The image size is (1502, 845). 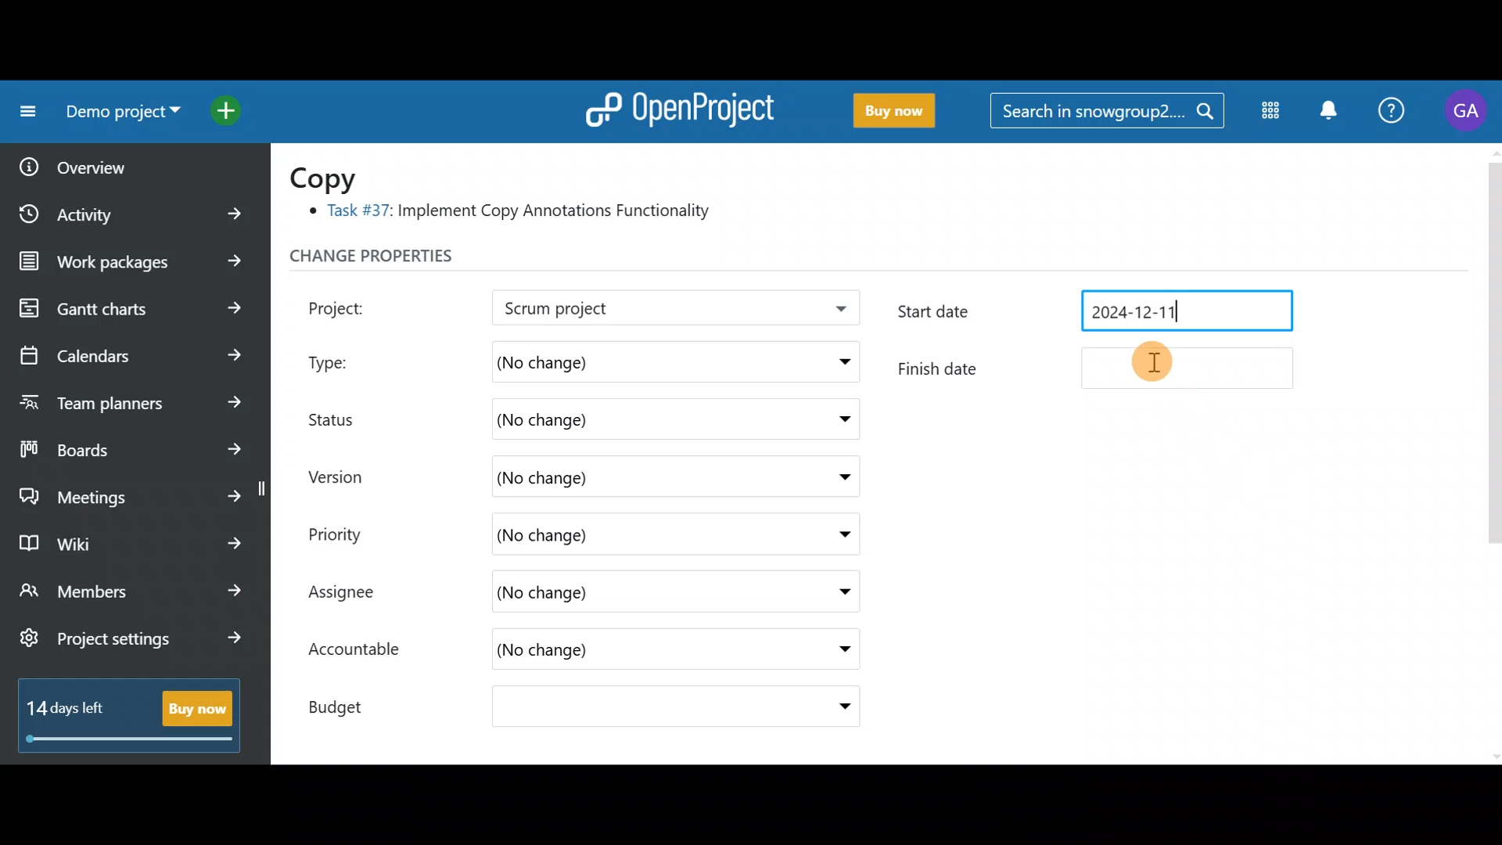 I want to click on Notification centre, so click(x=1328, y=112).